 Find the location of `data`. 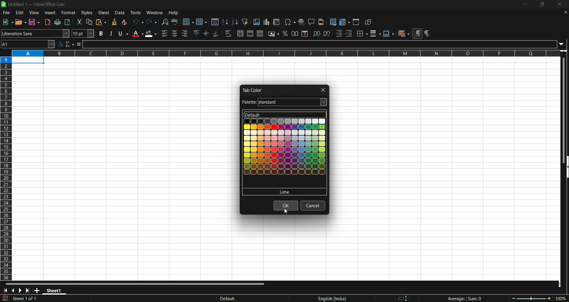

data is located at coordinates (121, 12).